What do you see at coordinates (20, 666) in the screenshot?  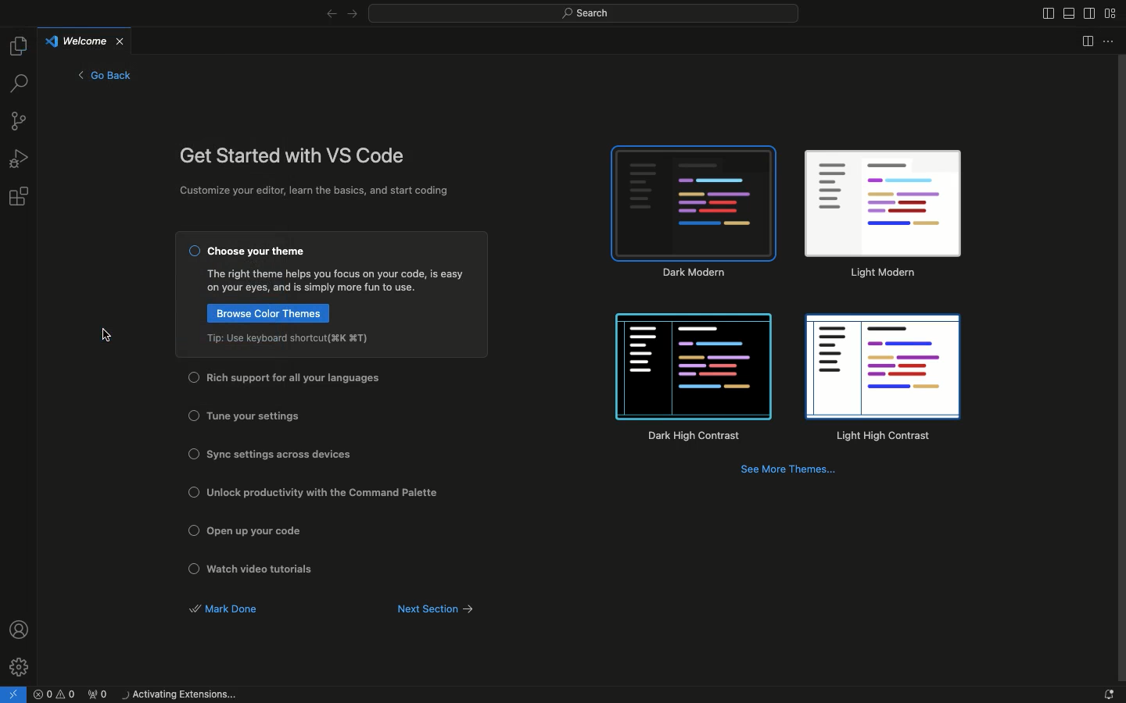 I see `Manage` at bounding box center [20, 666].